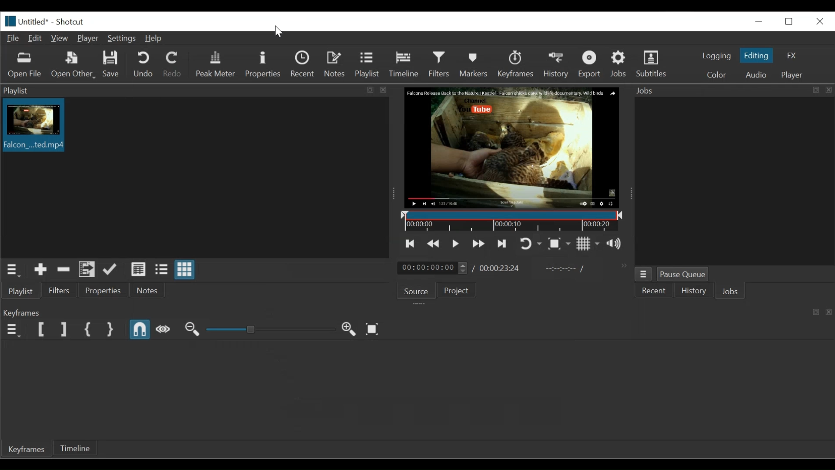 This screenshot has height=470, width=835. Describe the element at coordinates (154, 39) in the screenshot. I see `Help` at that location.